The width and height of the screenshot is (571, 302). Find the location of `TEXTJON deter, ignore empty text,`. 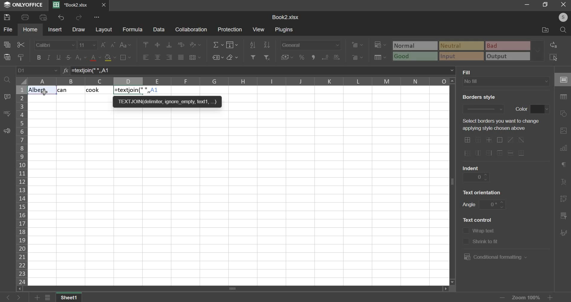

TEXTJON deter, ignore empty text, is located at coordinates (167, 101).